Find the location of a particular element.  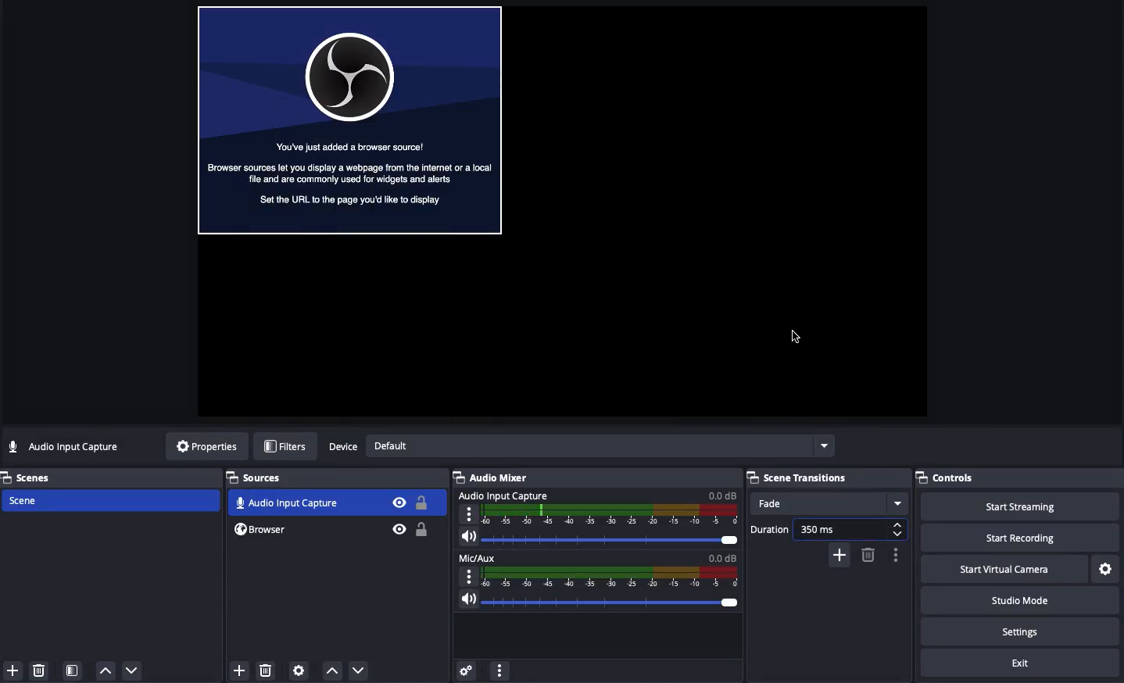

Audio input capture is located at coordinates (332, 502).